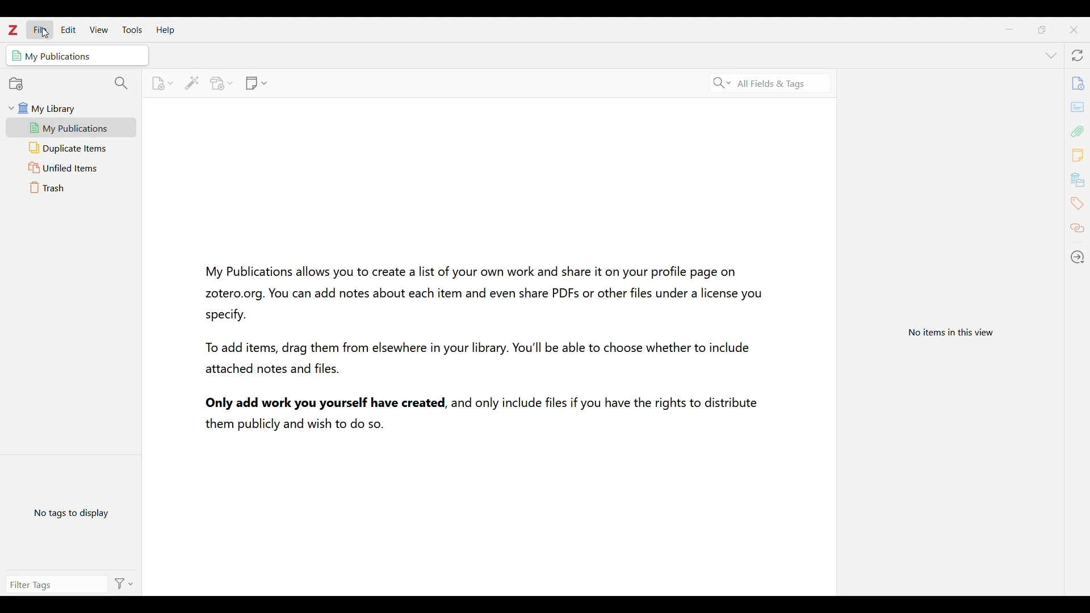 The height and width of the screenshot is (613, 1090). Describe the element at coordinates (222, 83) in the screenshot. I see `Options to add attachment ` at that location.